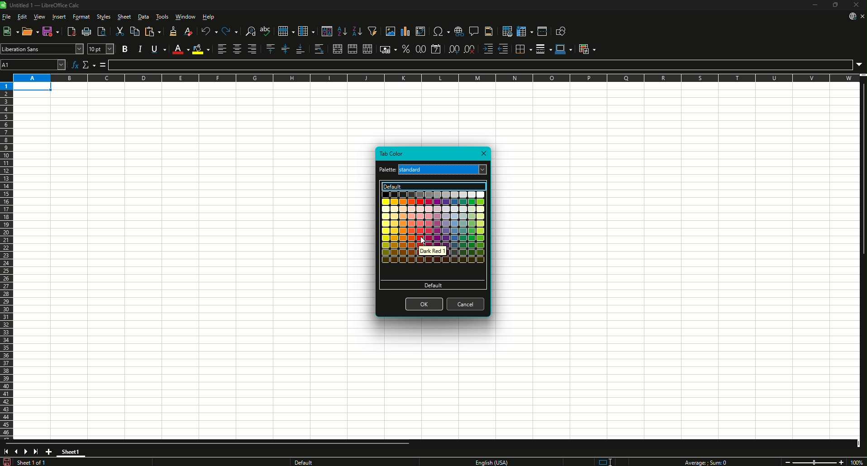  What do you see at coordinates (89, 65) in the screenshot?
I see `Select Function` at bounding box center [89, 65].